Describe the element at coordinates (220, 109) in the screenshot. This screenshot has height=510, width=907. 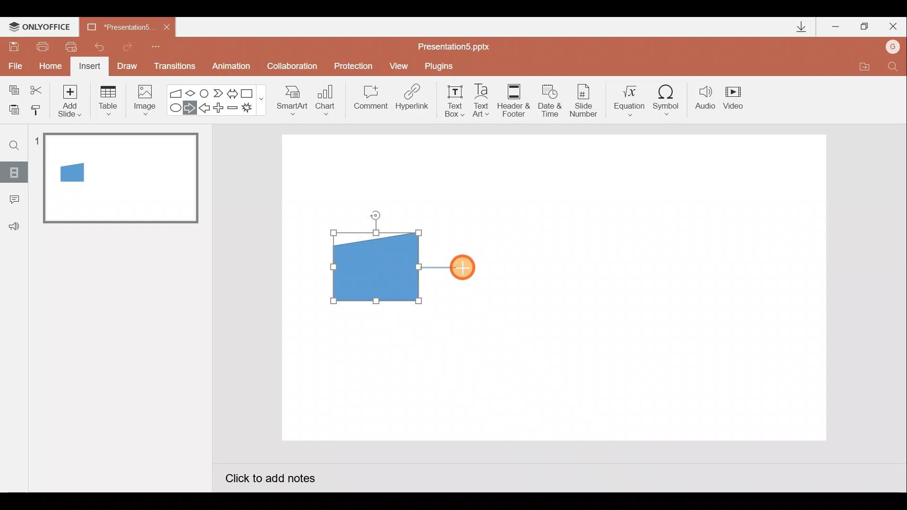
I see `Plus` at that location.